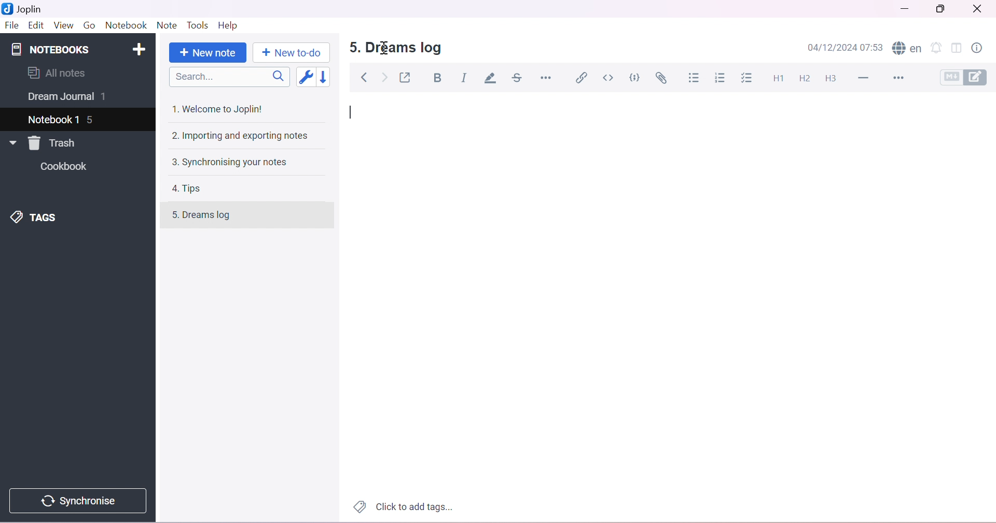 This screenshot has height=523, width=996. I want to click on Checkbox, so click(749, 78).